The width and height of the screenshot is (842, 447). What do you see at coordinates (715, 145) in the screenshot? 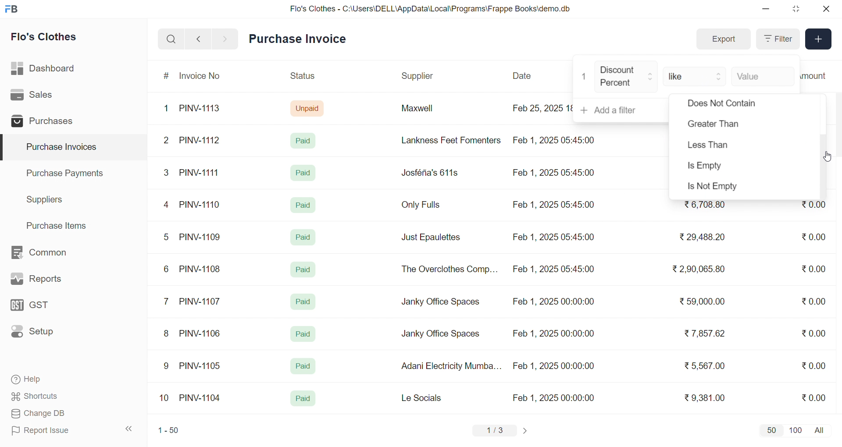
I see `Less Than` at bounding box center [715, 145].